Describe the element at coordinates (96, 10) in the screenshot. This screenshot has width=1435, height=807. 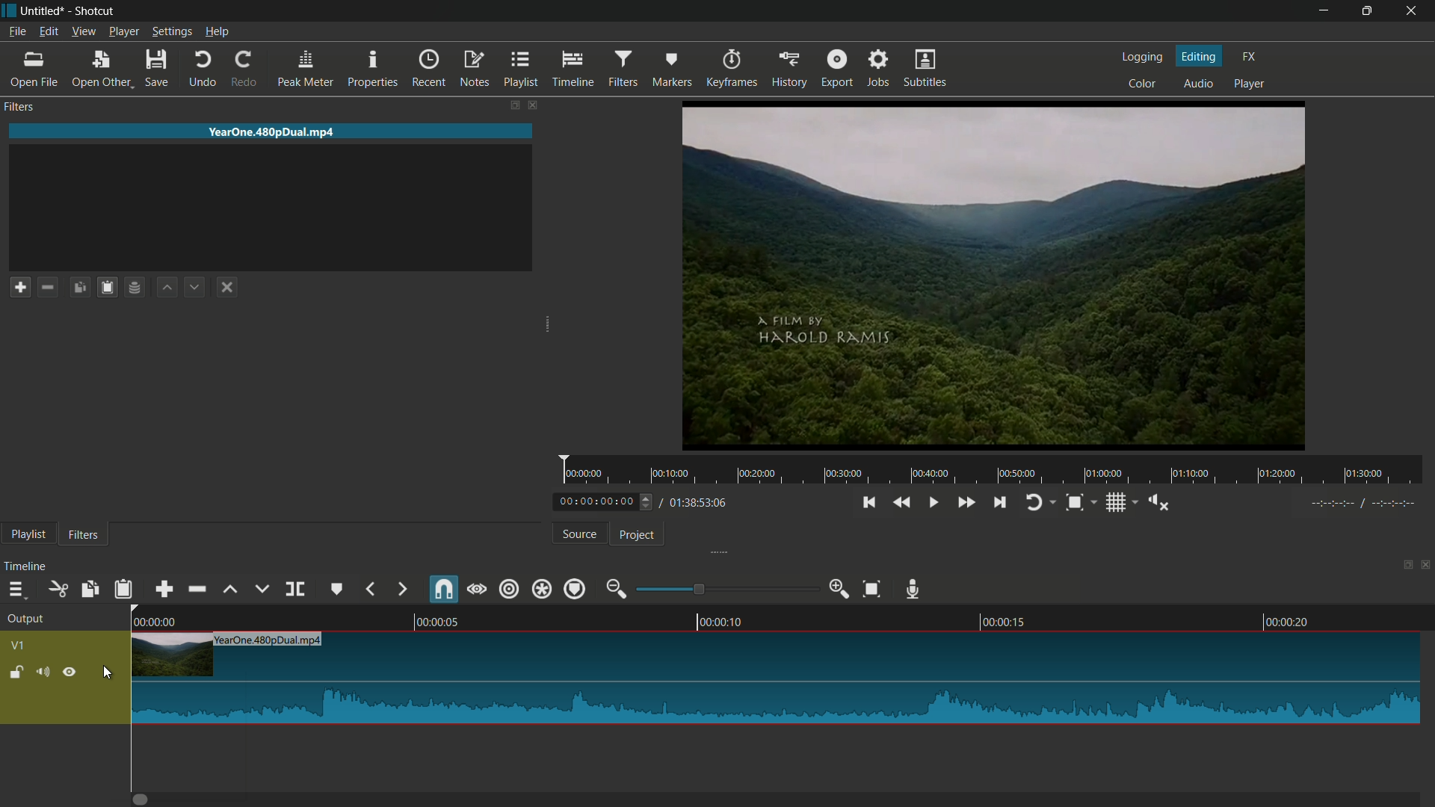
I see `app name` at that location.